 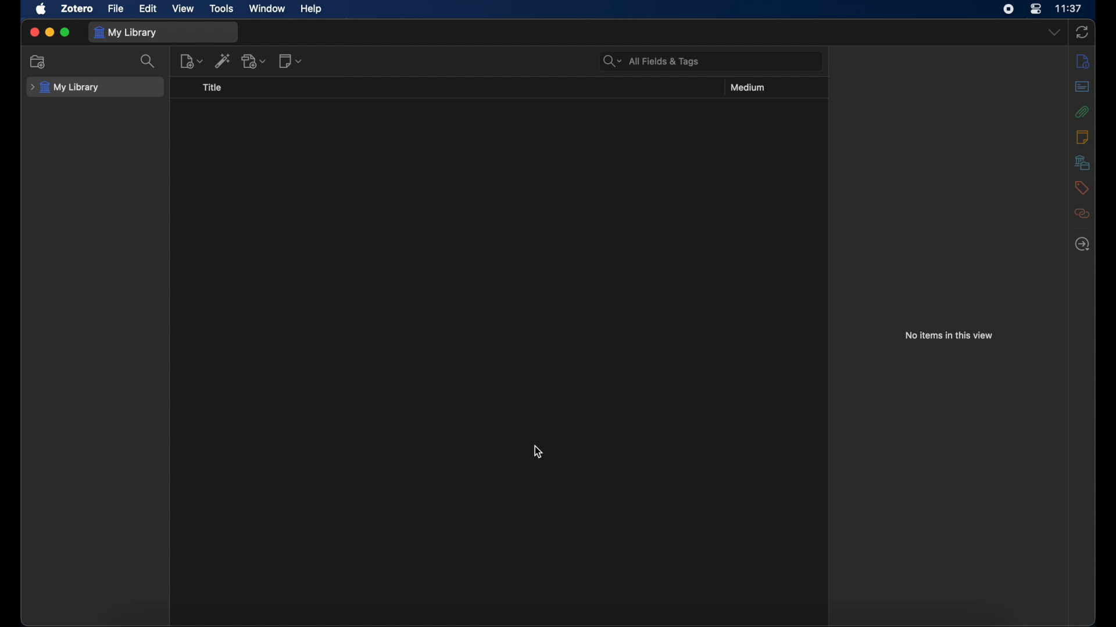 I want to click on title, so click(x=212, y=87).